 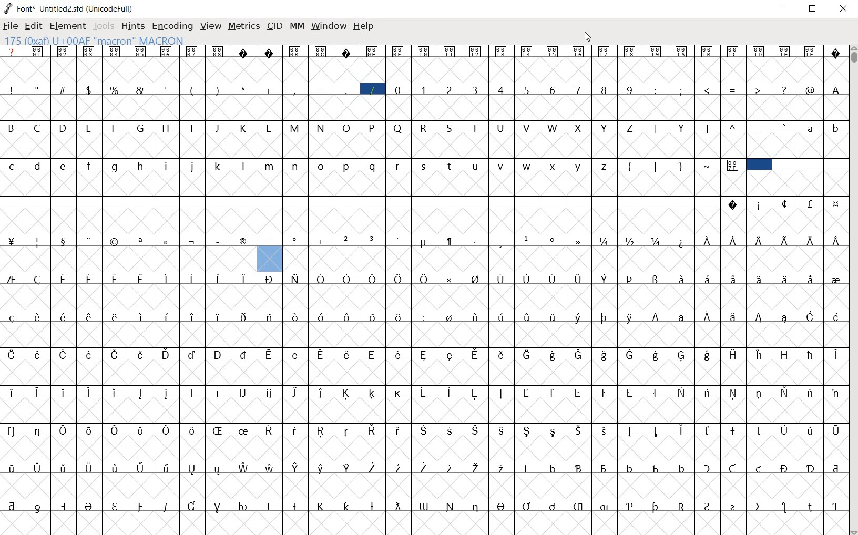 I want to click on Symbol, so click(x=604, y=507).